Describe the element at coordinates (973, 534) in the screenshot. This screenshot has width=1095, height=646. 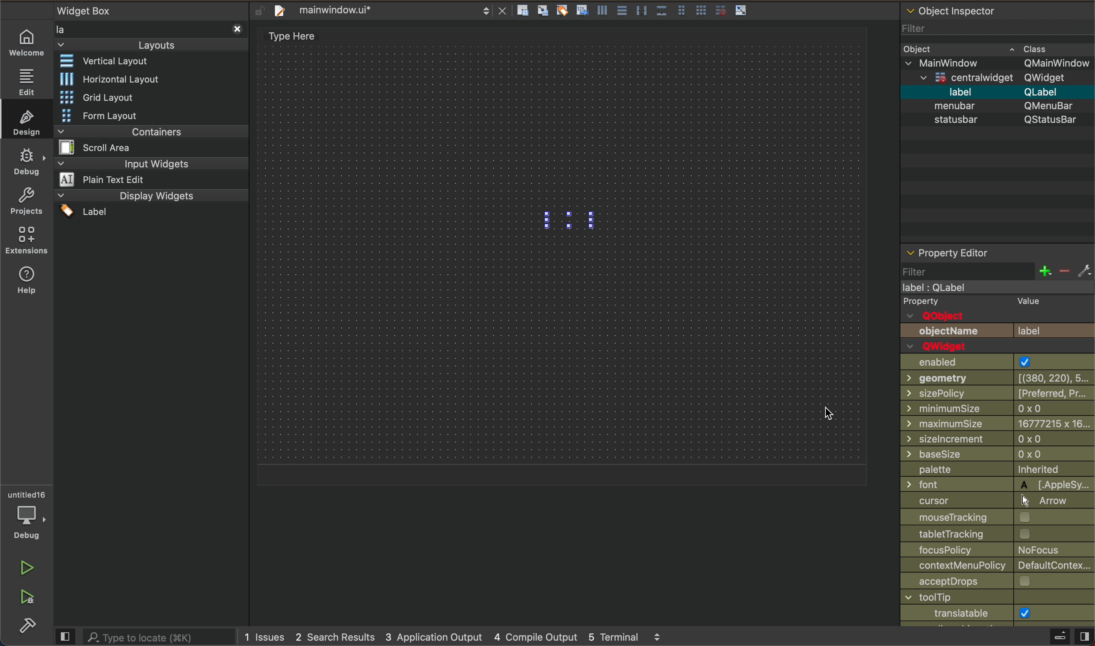
I see `` at that location.